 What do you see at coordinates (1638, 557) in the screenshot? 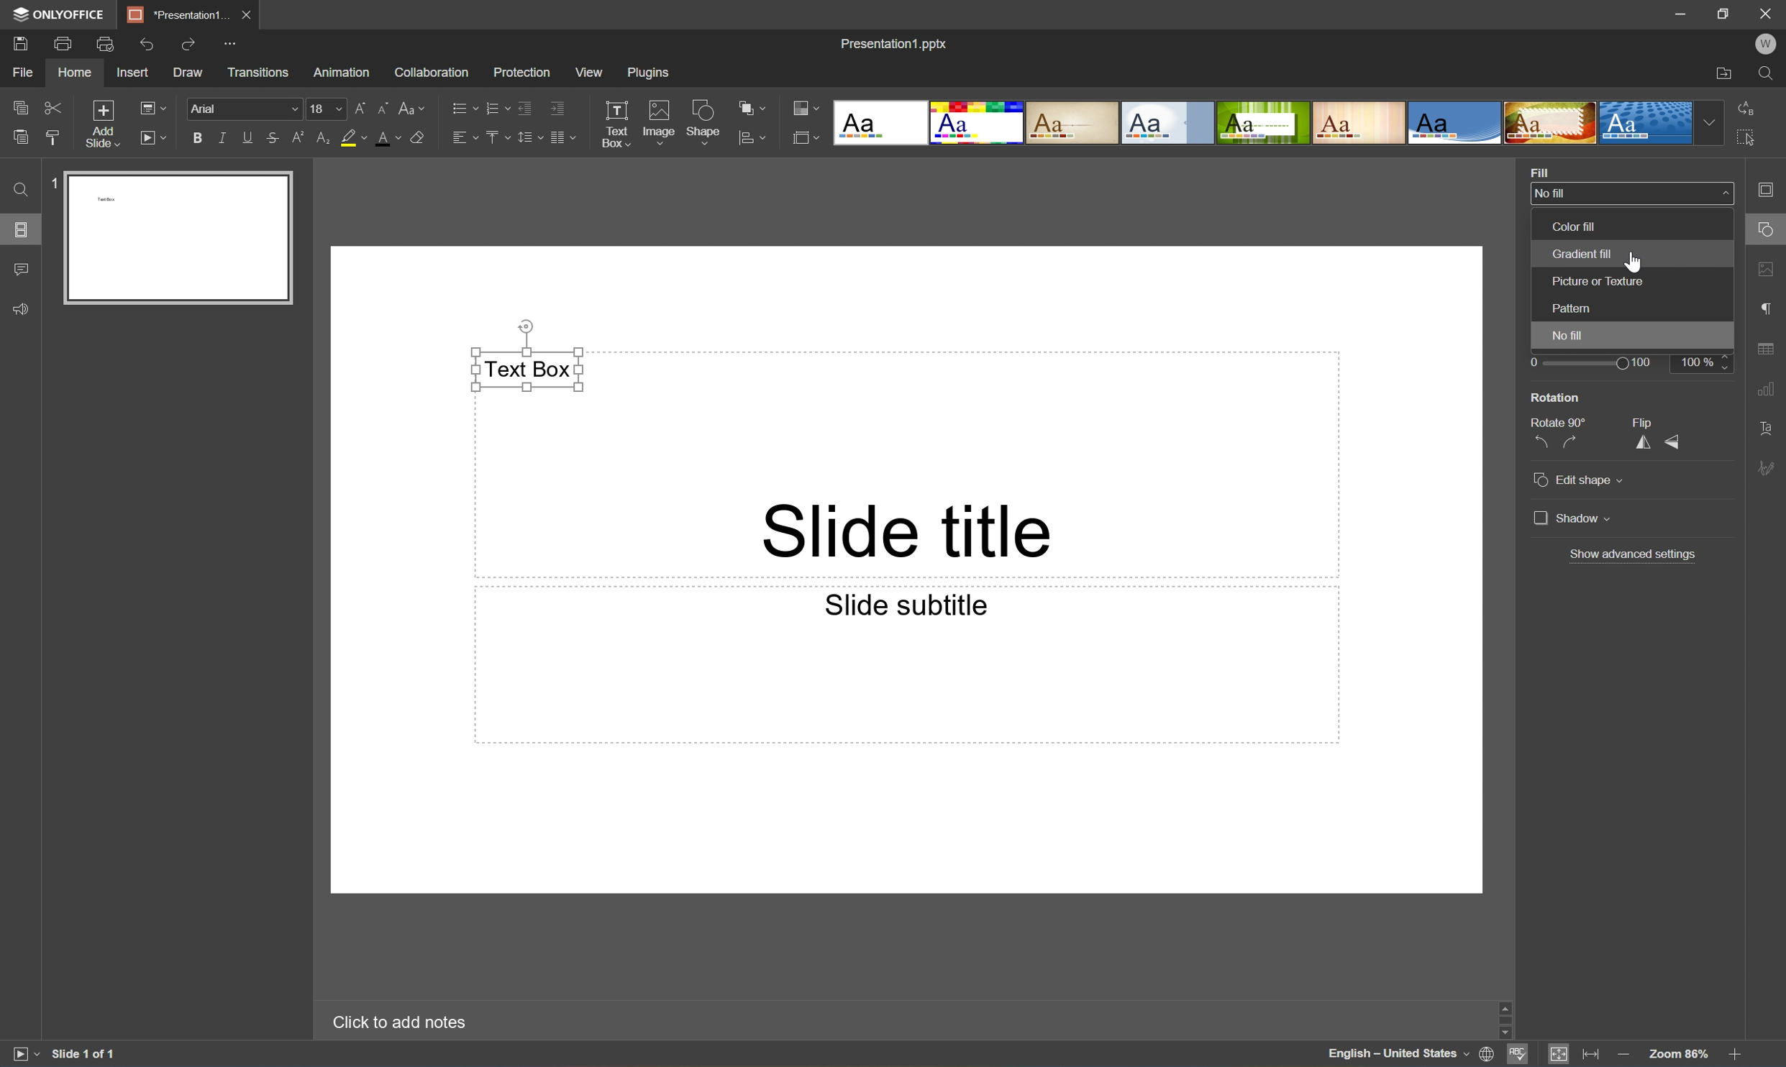
I see `Show advanced settings` at bounding box center [1638, 557].